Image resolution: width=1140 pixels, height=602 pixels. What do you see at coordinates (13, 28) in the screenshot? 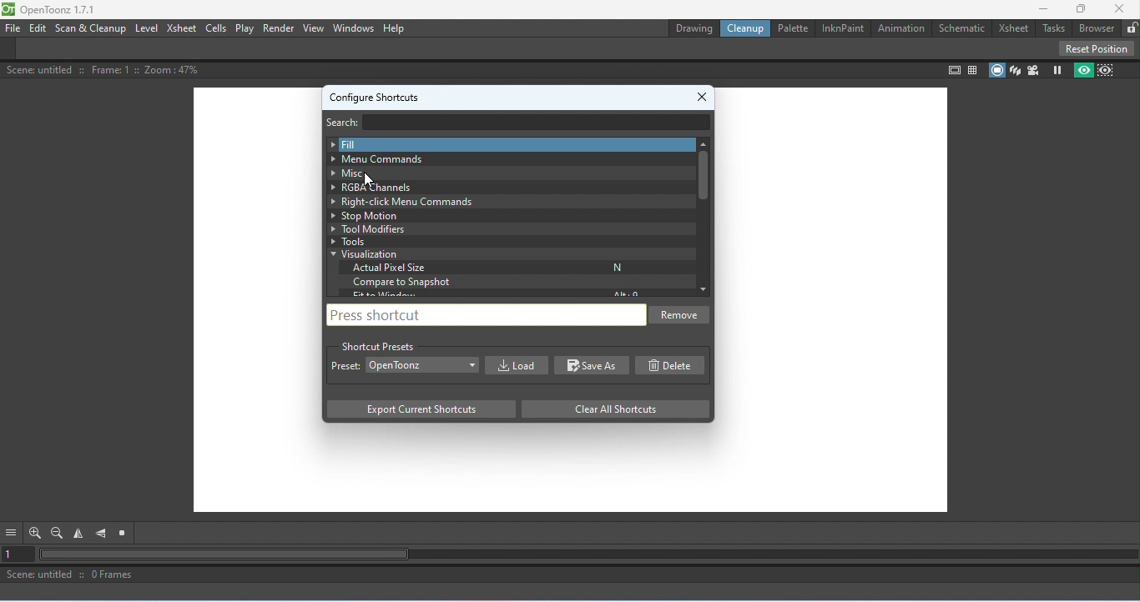
I see `File` at bounding box center [13, 28].